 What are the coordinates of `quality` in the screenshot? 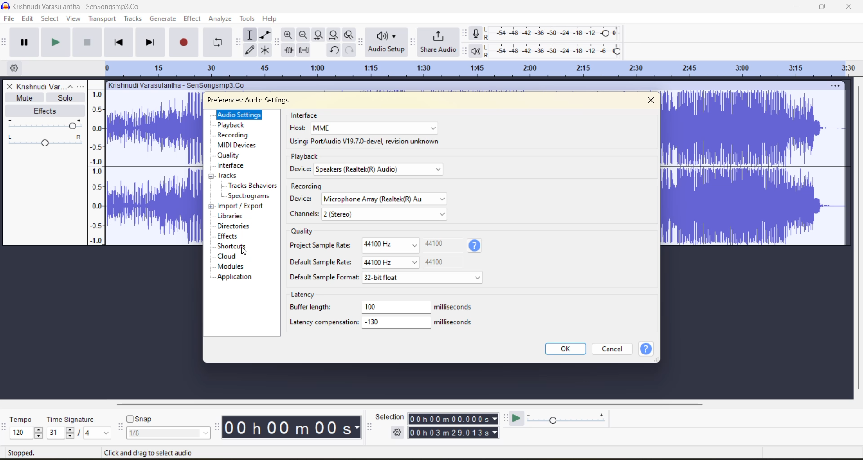 It's located at (231, 155).